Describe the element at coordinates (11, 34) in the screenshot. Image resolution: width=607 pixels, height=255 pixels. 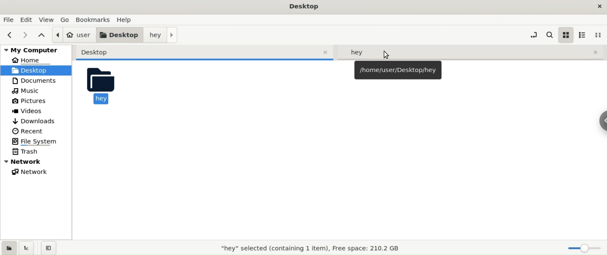
I see `previous` at that location.